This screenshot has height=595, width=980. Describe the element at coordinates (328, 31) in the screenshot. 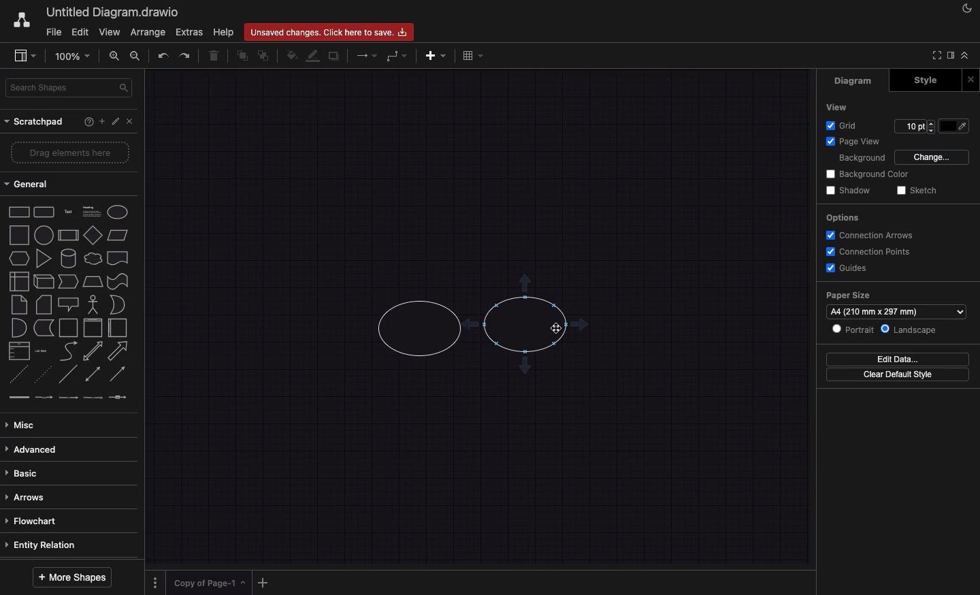

I see `Unsaved changes. Click her to save.` at that location.